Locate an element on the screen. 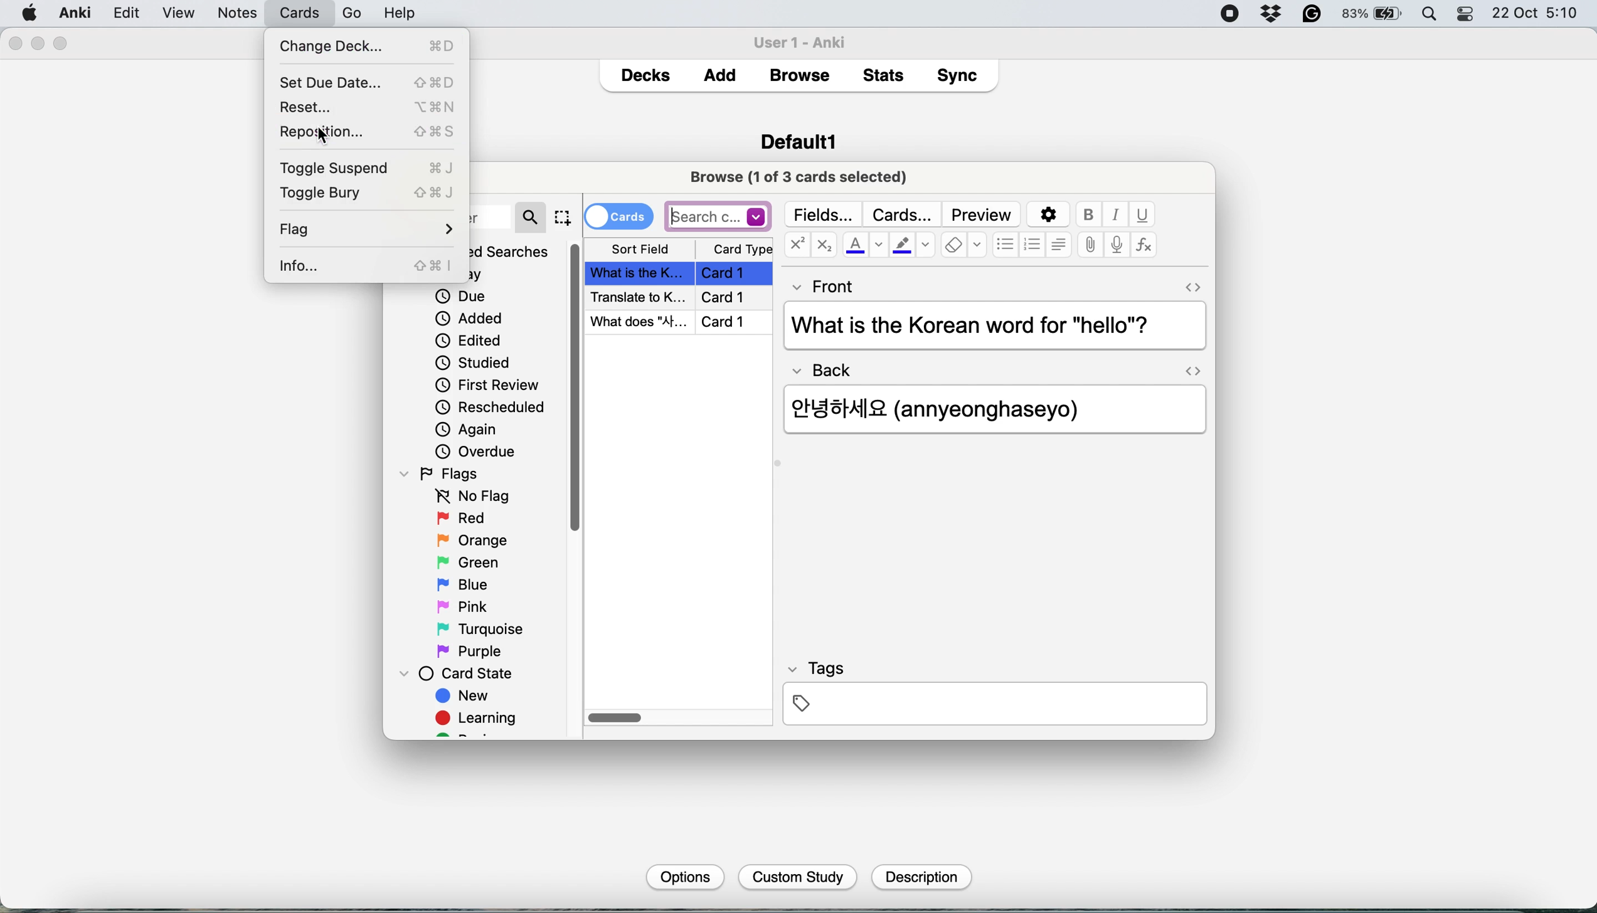 This screenshot has width=1597, height=913. tools is located at coordinates (278, 13).